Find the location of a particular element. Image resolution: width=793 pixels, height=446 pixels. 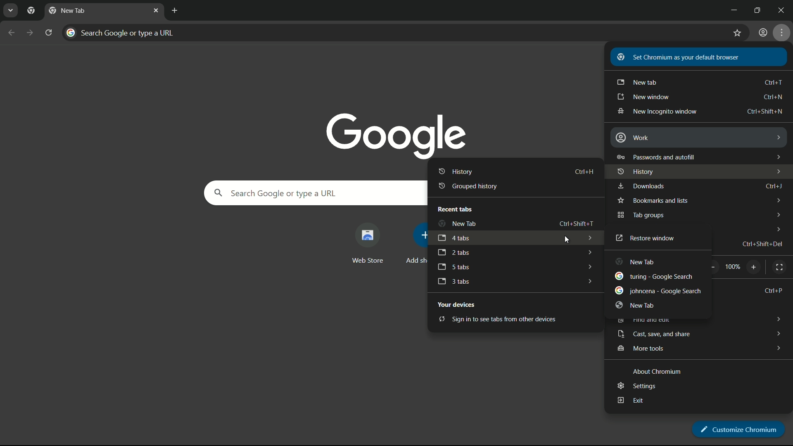

close is located at coordinates (157, 9).